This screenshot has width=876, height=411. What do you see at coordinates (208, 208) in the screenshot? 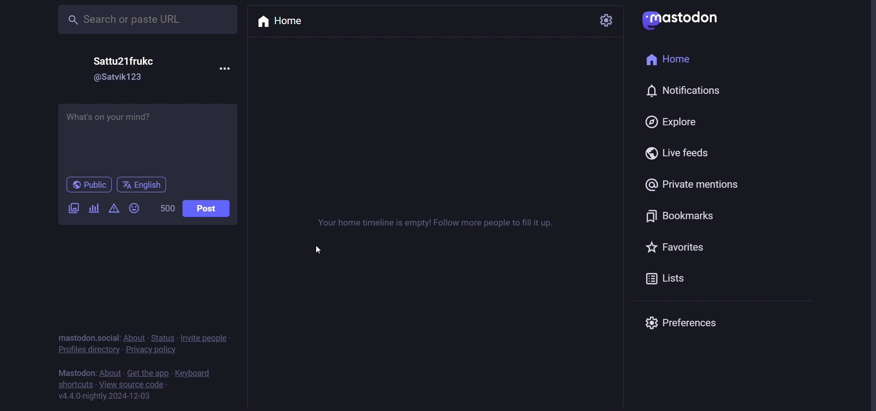
I see `post` at bounding box center [208, 208].